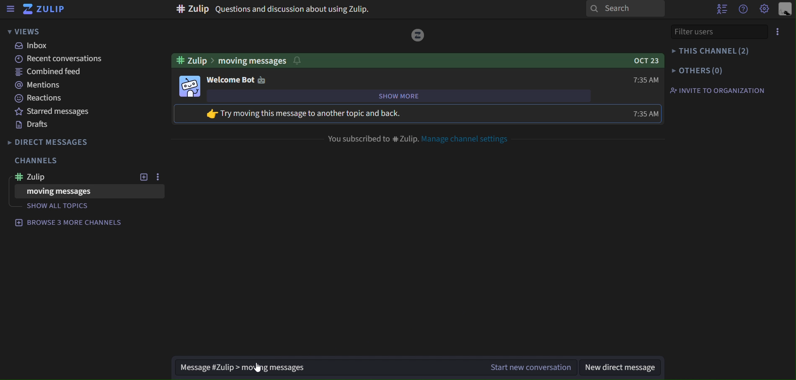 Image resolution: width=796 pixels, height=380 pixels. I want to click on browse 3 more channels, so click(70, 222).